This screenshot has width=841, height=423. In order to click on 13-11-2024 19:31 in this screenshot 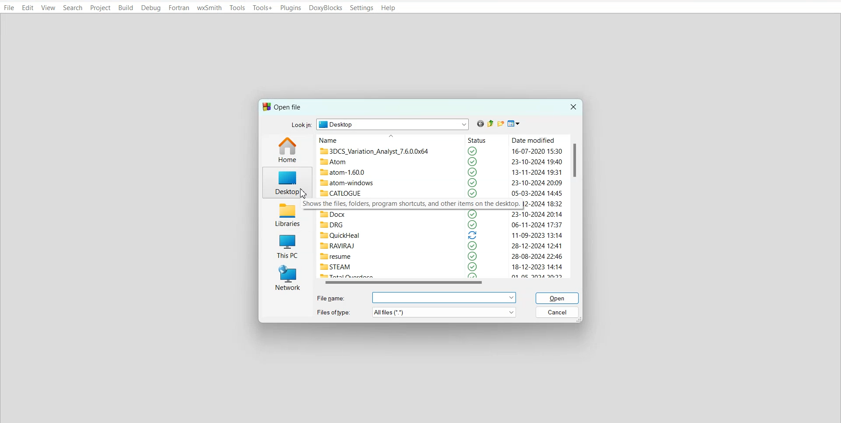, I will do `click(536, 172)`.